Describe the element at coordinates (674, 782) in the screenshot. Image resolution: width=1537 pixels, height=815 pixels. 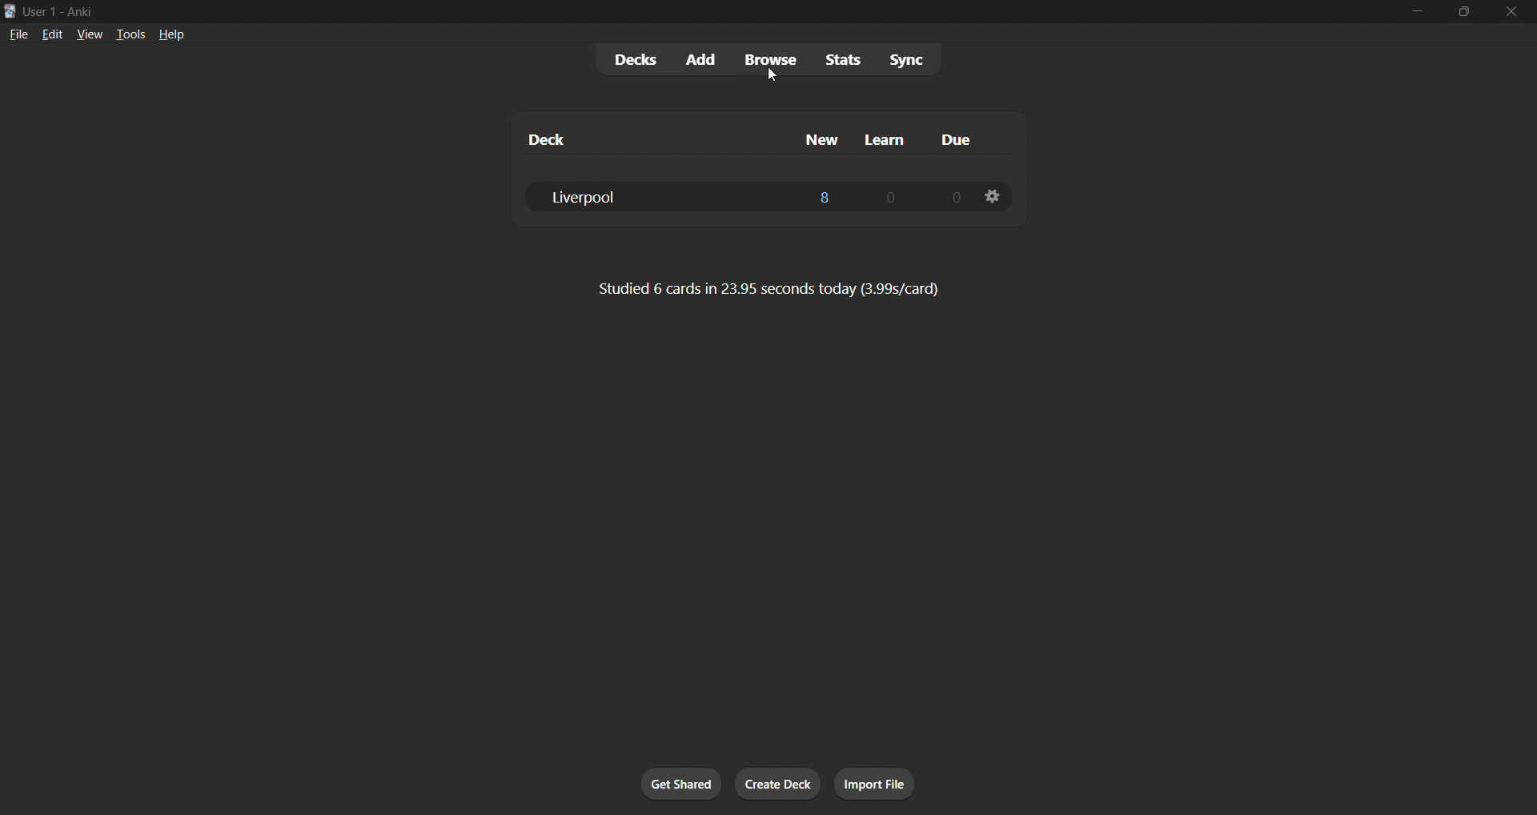
I see `get shared` at that location.